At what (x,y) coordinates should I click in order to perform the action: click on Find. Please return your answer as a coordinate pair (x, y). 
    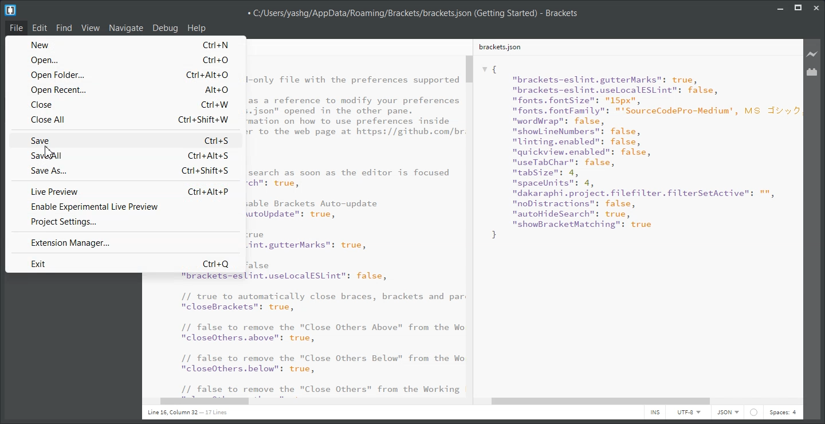
    Looking at the image, I should click on (64, 28).